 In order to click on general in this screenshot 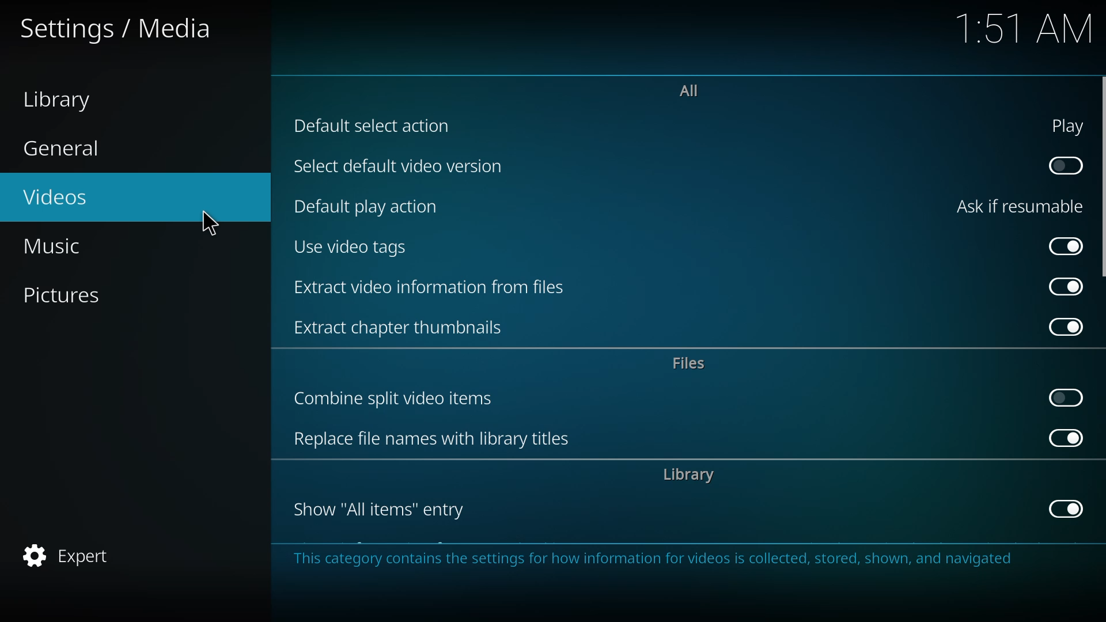, I will do `click(64, 150)`.